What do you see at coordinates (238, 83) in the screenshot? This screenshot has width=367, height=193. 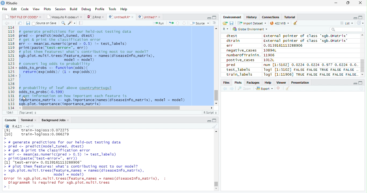 I see `Plots` at bounding box center [238, 83].